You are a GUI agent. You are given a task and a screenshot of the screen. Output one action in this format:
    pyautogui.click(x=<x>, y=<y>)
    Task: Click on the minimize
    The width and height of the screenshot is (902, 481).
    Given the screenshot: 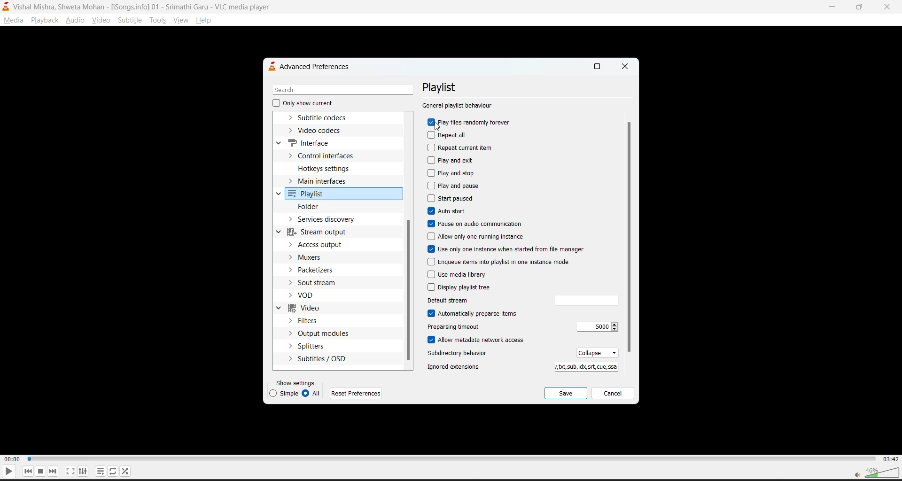 What is the action you would take?
    pyautogui.click(x=568, y=66)
    